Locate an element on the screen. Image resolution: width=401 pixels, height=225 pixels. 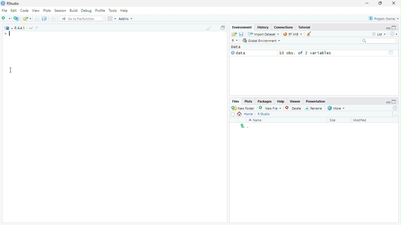
Maximize is located at coordinates (223, 27).